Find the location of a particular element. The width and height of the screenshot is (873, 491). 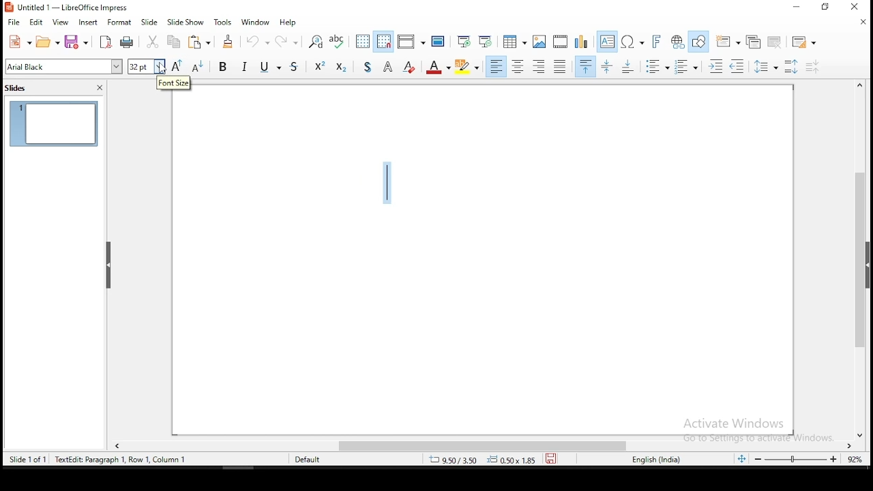

insert hyperlink is located at coordinates (676, 40).